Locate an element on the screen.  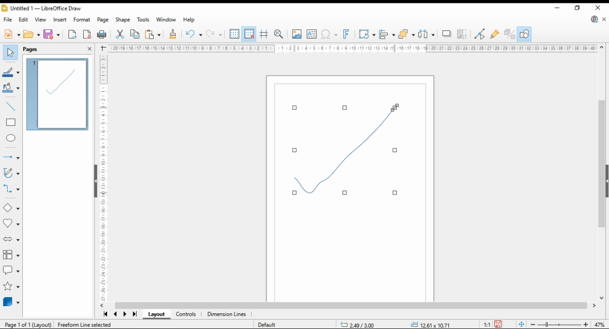
zoom factor is located at coordinates (599, 325).